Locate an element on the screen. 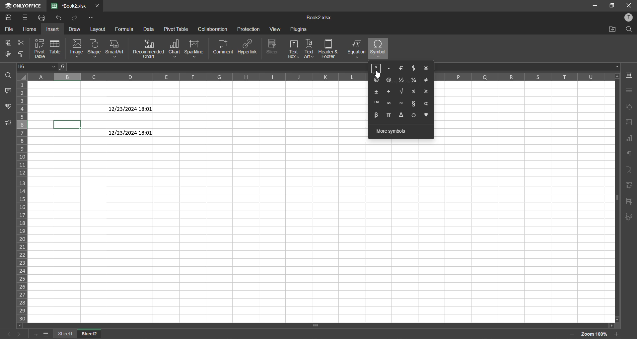 The height and width of the screenshot is (339, 637). print is located at coordinates (25, 19).